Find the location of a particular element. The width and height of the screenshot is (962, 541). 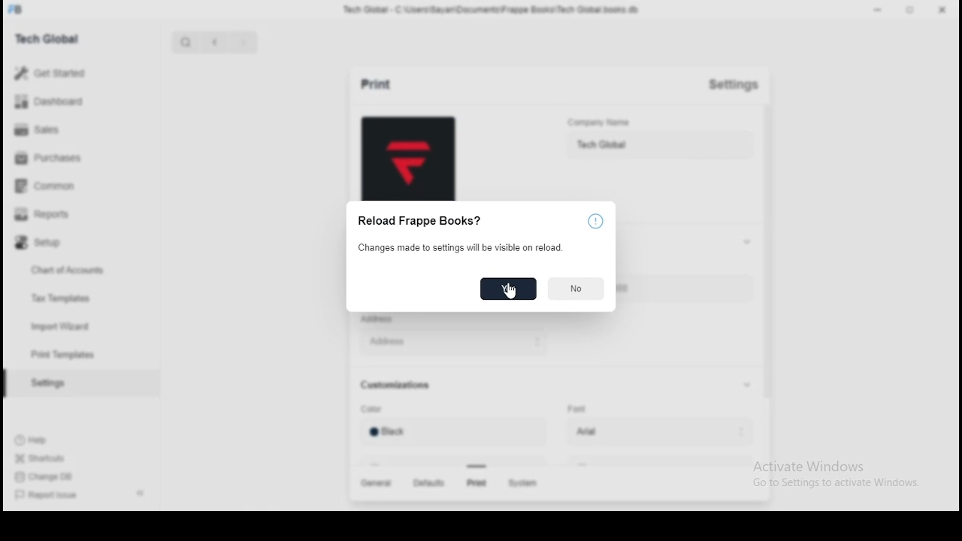

Sales  is located at coordinates (60, 131).